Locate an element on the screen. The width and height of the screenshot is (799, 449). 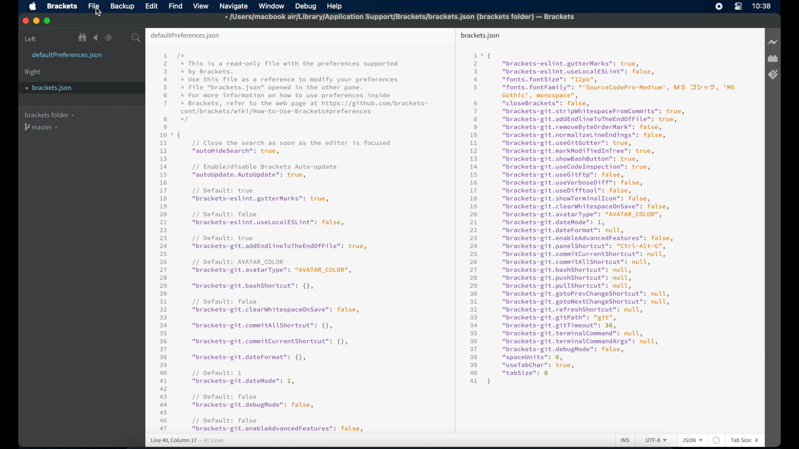
apple icon is located at coordinates (33, 7).